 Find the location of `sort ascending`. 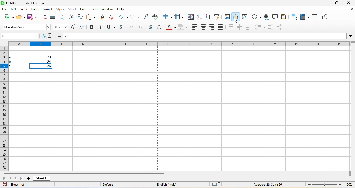

sort ascending is located at coordinates (200, 17).